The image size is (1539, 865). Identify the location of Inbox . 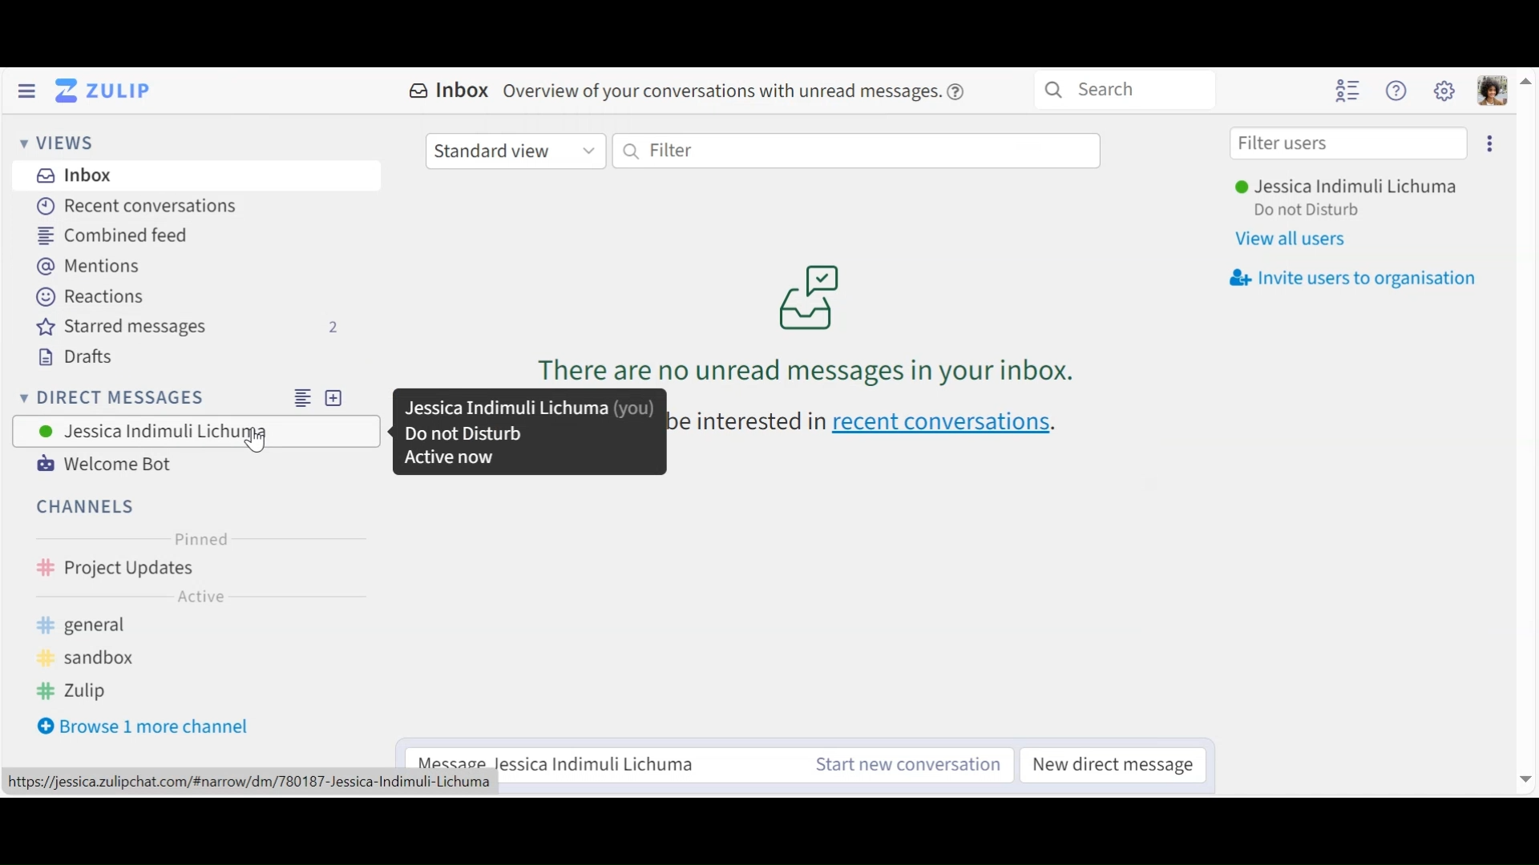
(687, 90).